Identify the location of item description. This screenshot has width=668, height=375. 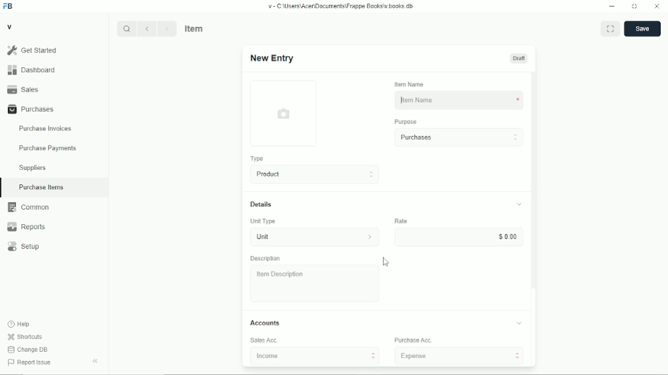
(315, 283).